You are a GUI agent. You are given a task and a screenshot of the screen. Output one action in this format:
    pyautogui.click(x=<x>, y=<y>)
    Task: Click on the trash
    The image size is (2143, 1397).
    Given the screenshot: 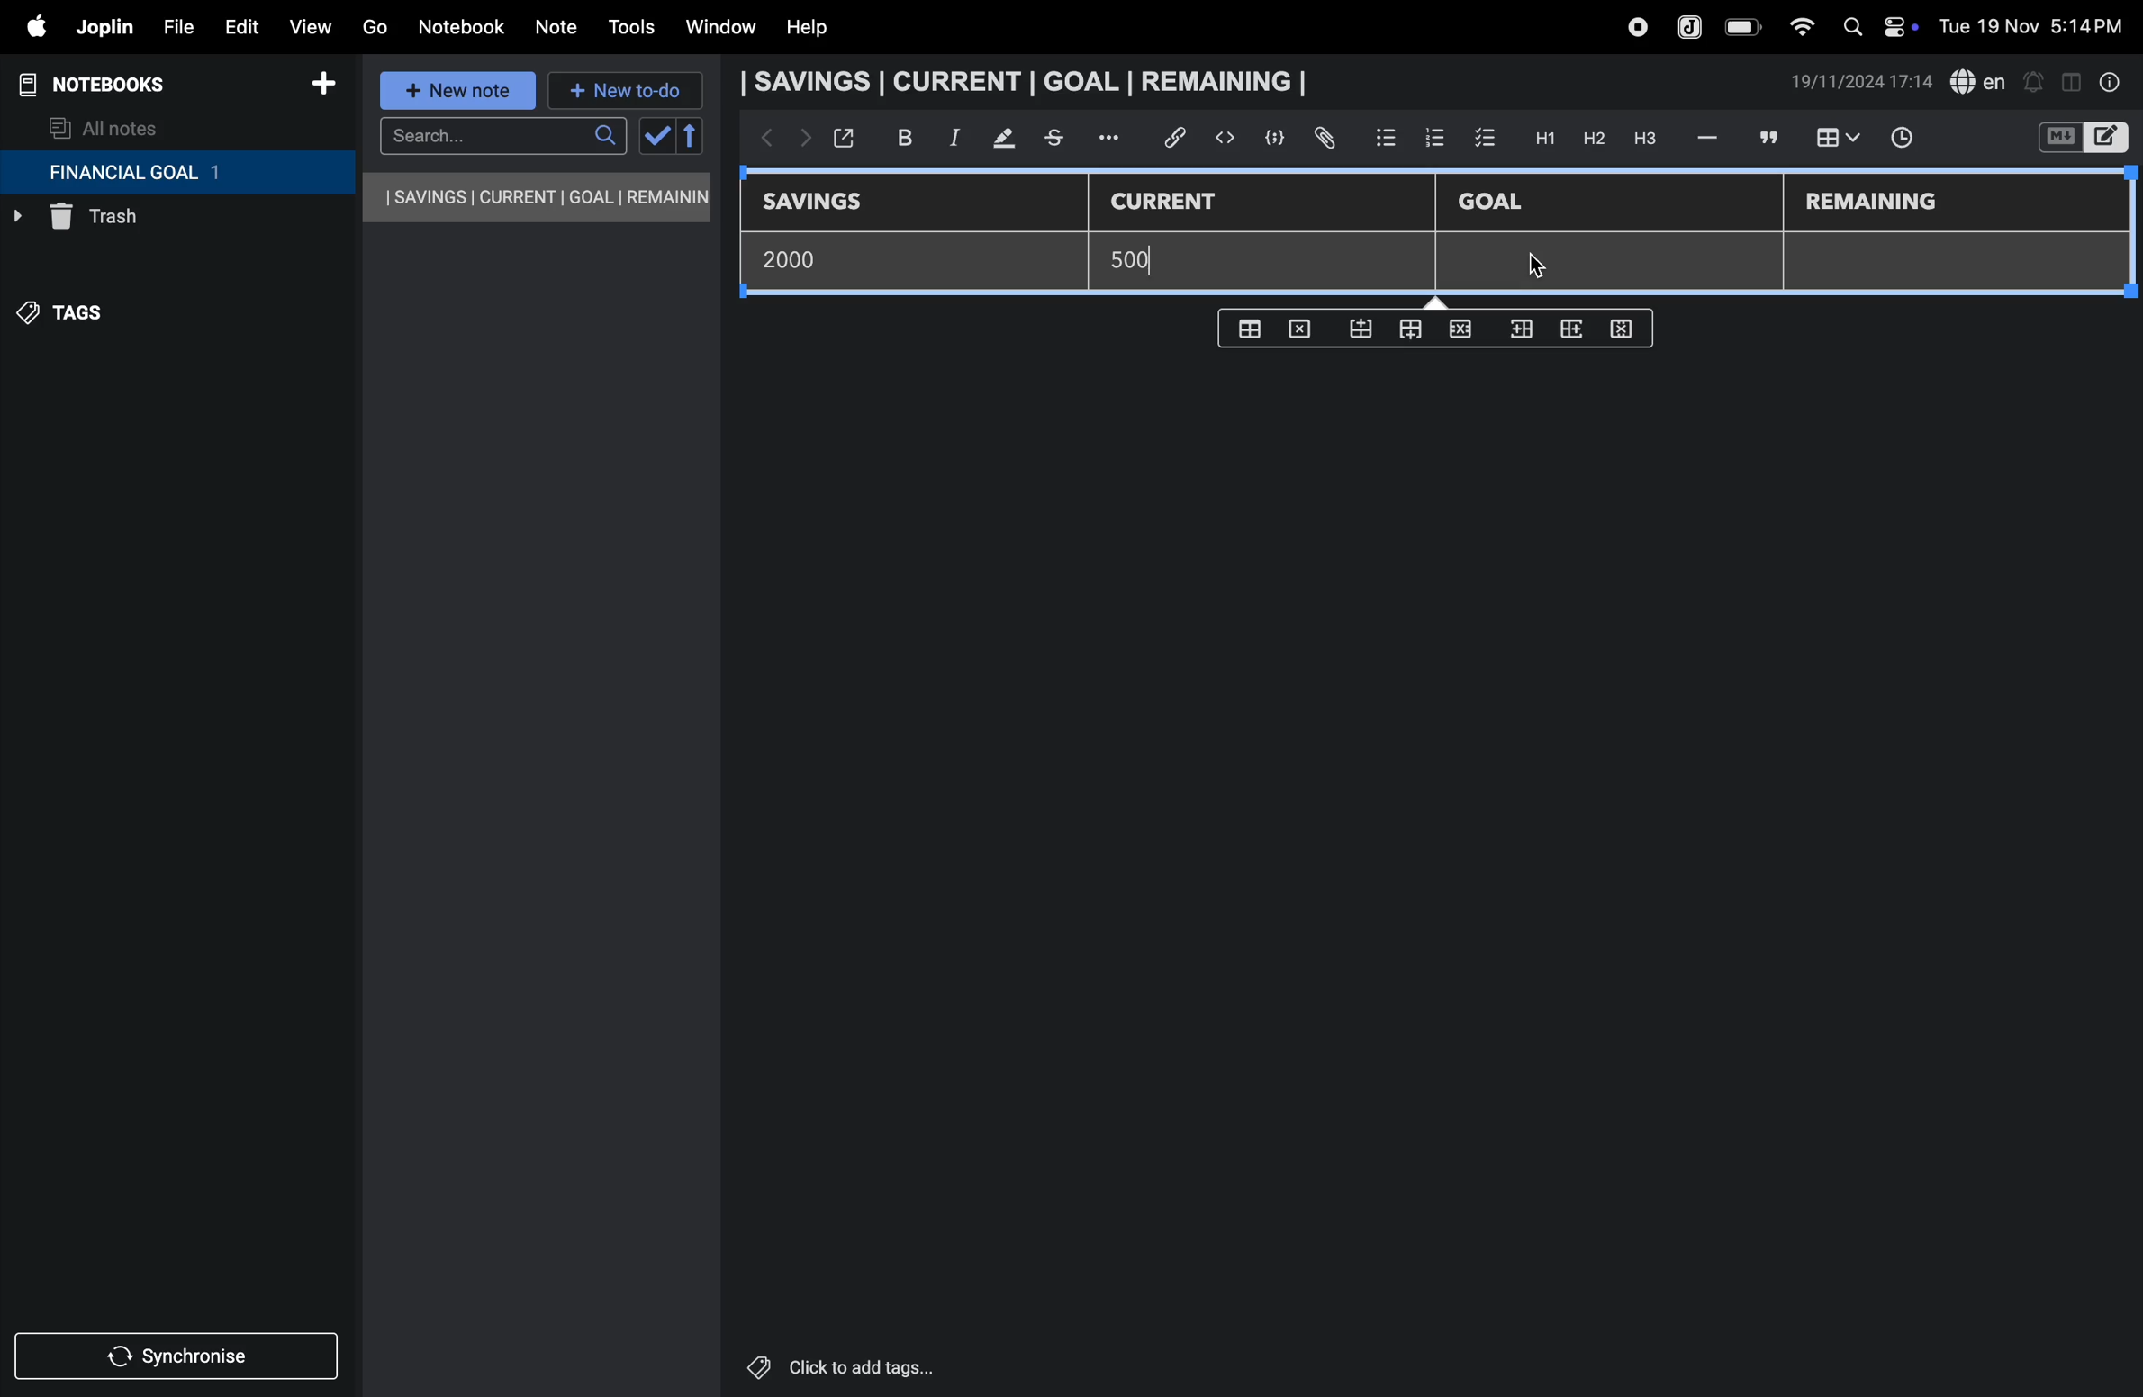 What is the action you would take?
    pyautogui.click(x=140, y=221)
    